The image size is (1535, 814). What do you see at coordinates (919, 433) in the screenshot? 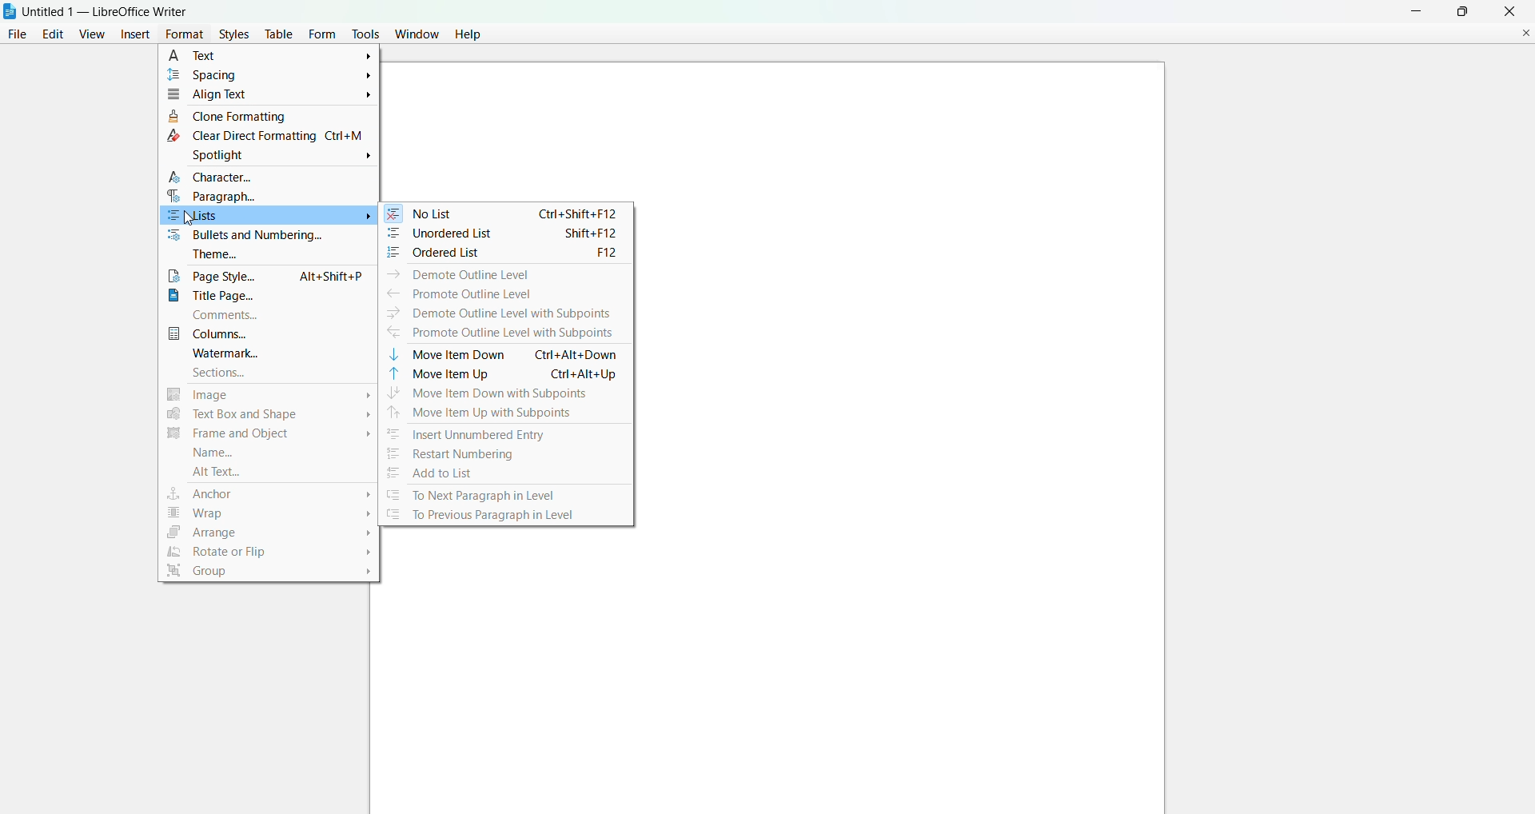
I see `canvas` at bounding box center [919, 433].